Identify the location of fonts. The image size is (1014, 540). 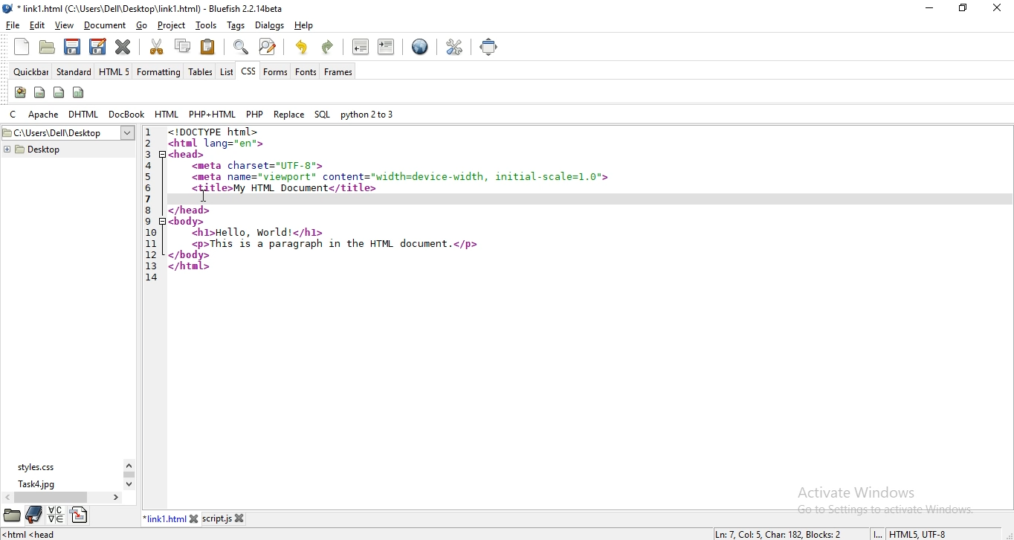
(305, 71).